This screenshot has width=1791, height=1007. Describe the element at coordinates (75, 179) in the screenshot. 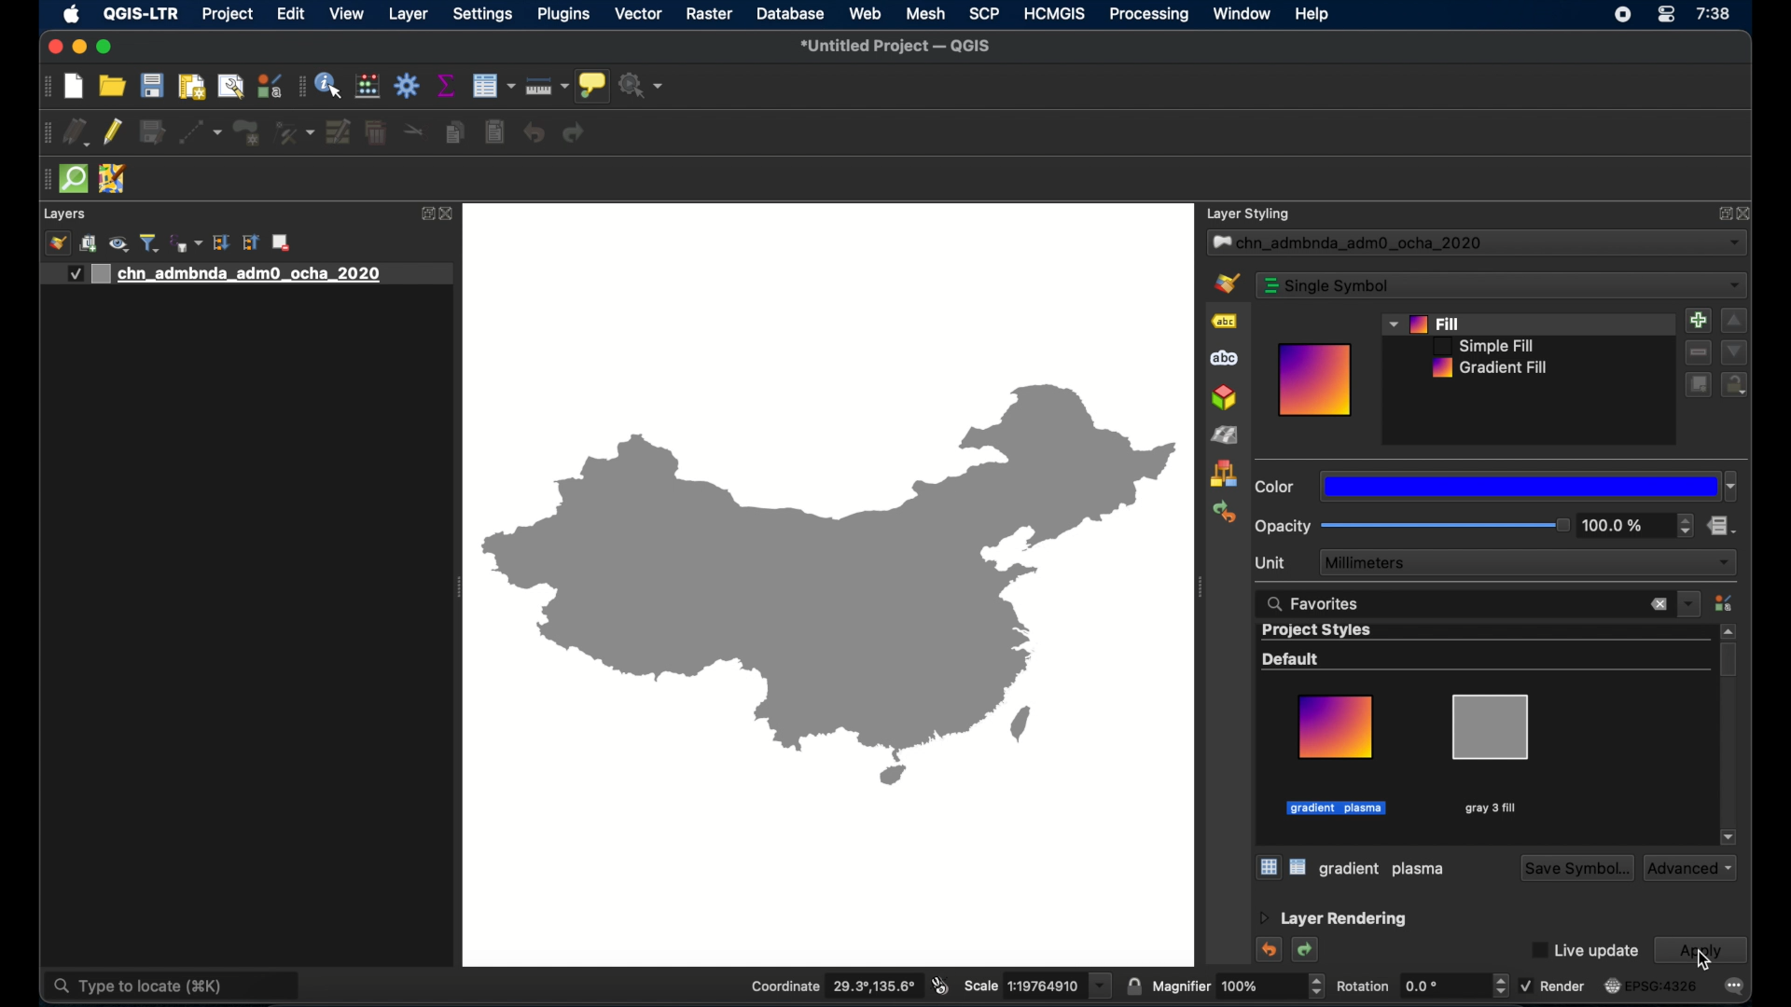

I see `quick osm` at that location.